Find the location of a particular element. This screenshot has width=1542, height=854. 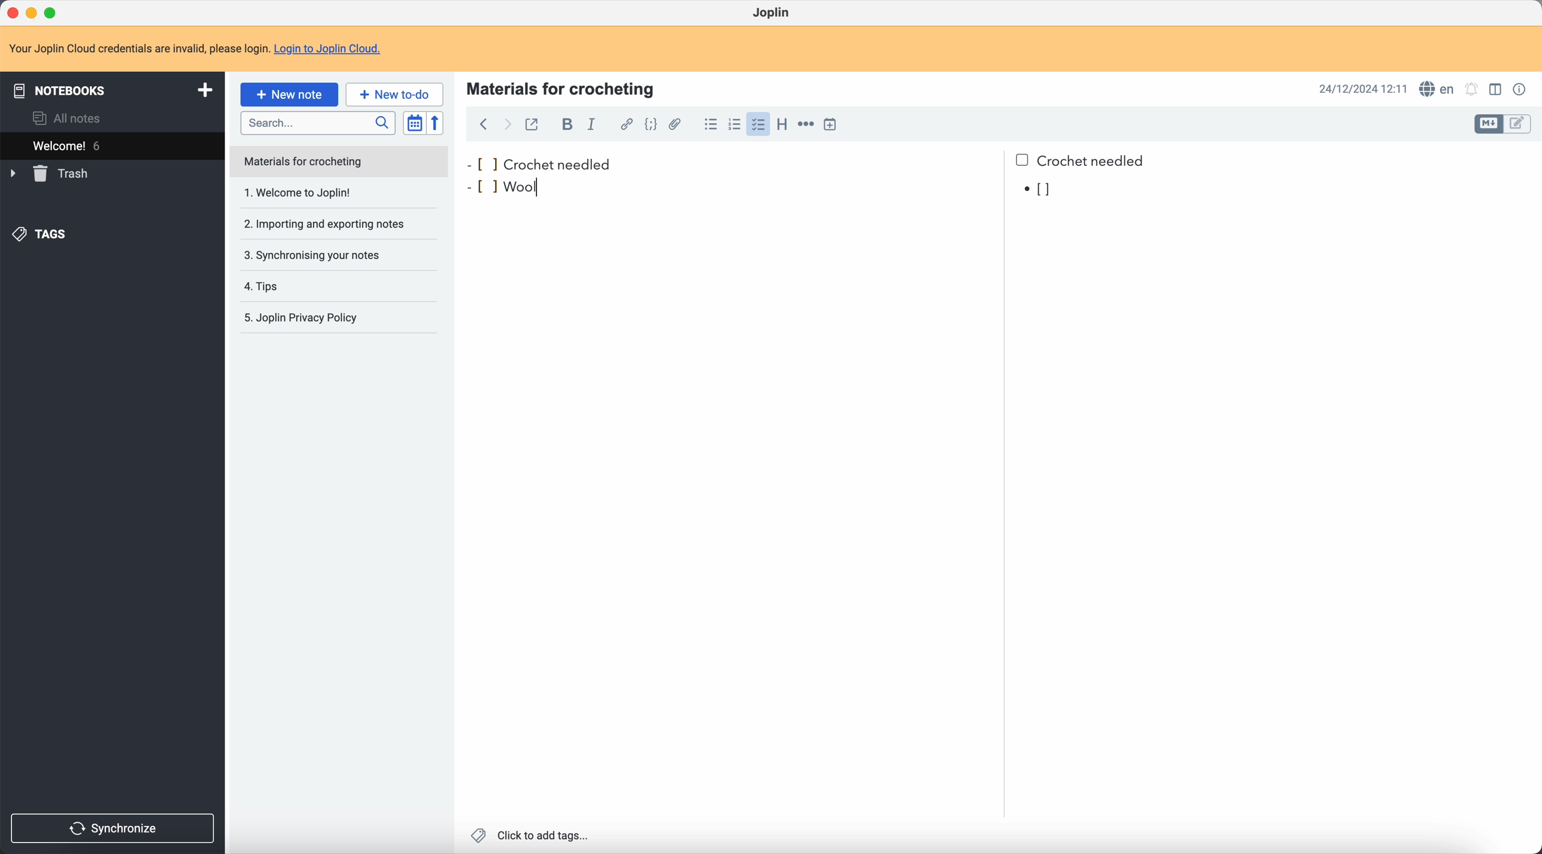

bullet point is located at coordinates (476, 189).